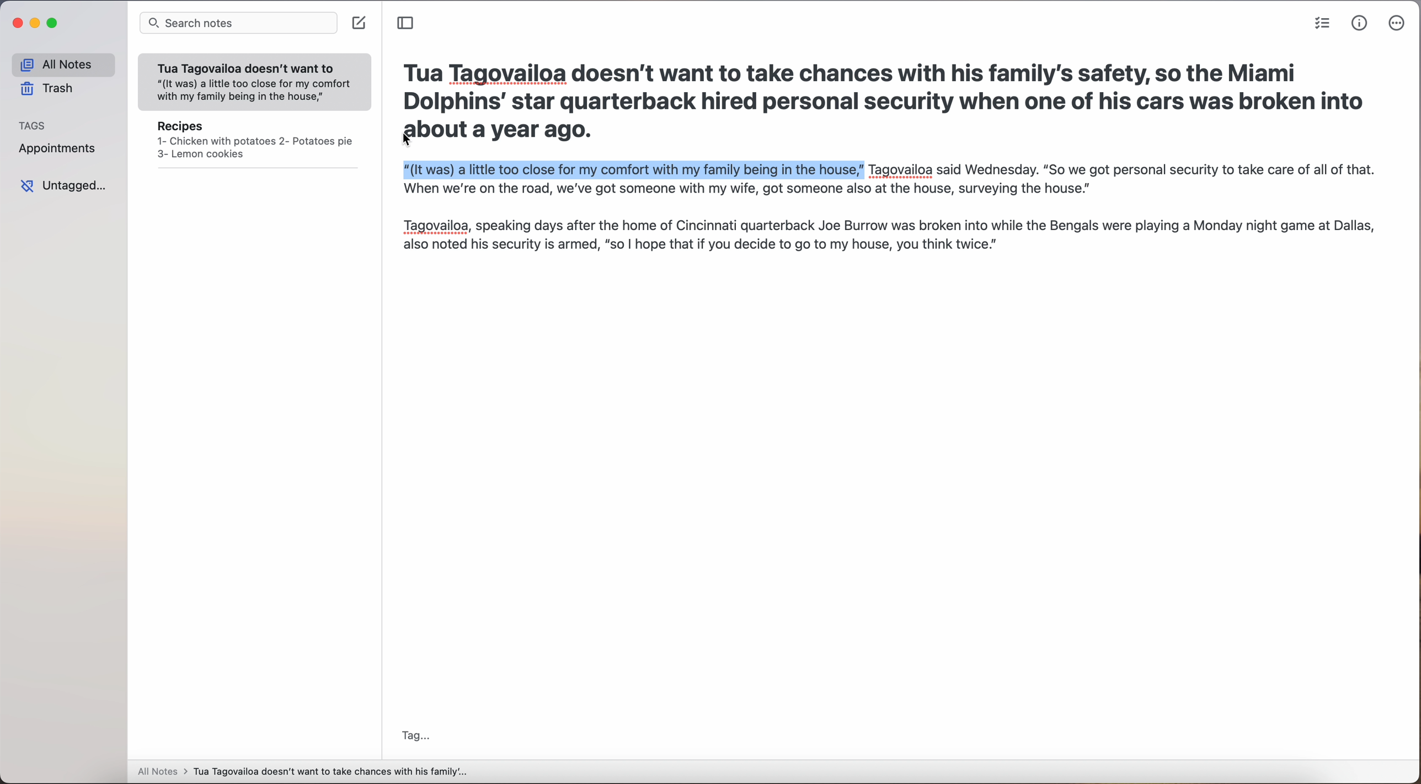 The image size is (1421, 784). What do you see at coordinates (1322, 23) in the screenshot?
I see `check list` at bounding box center [1322, 23].